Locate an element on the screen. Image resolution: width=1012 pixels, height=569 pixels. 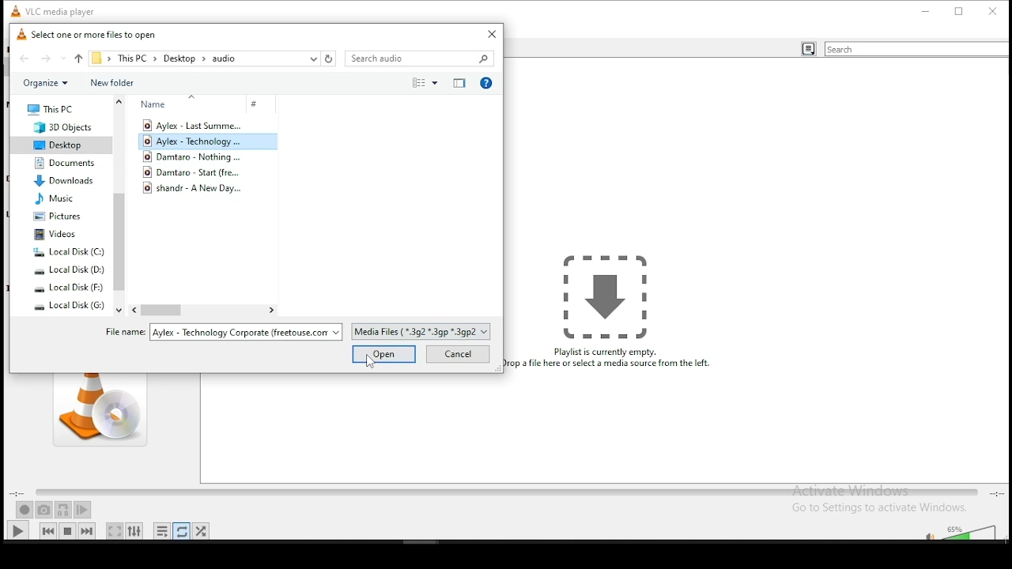
loop between point A to point B continuously is located at coordinates (64, 511).